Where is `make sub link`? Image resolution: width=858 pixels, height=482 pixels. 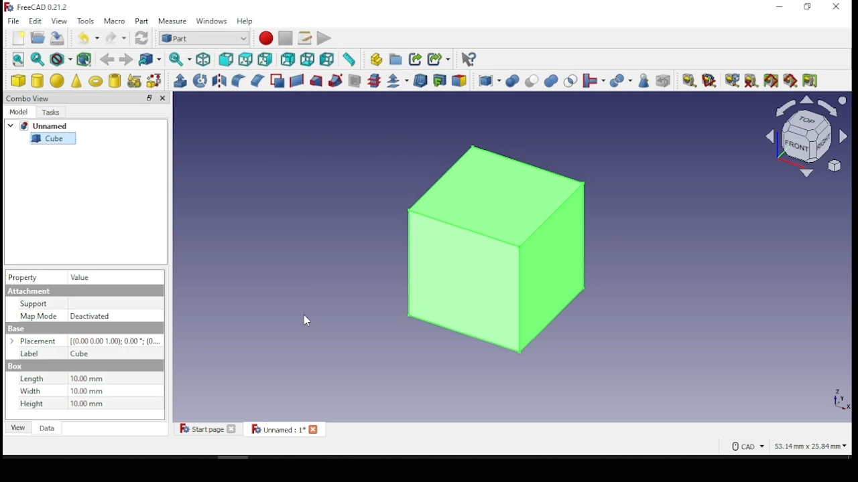 make sub link is located at coordinates (439, 60).